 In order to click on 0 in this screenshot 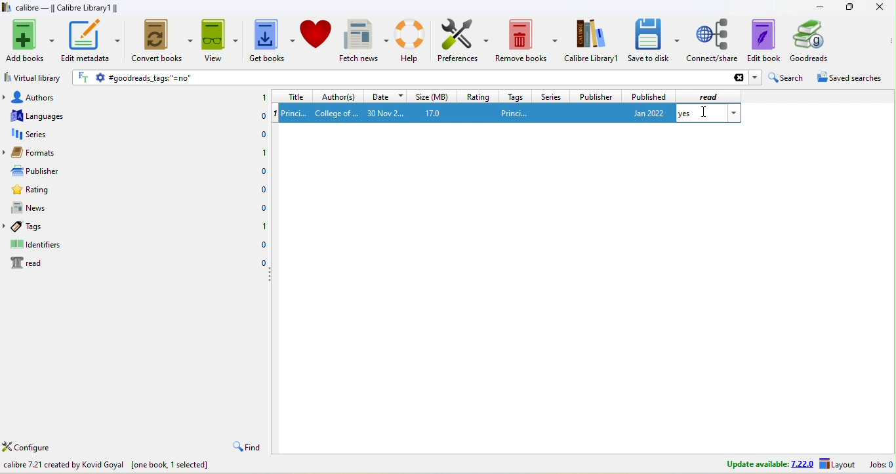, I will do `click(262, 244)`.